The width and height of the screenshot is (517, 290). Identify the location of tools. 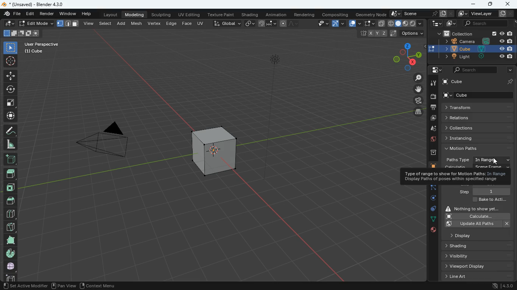
(432, 83).